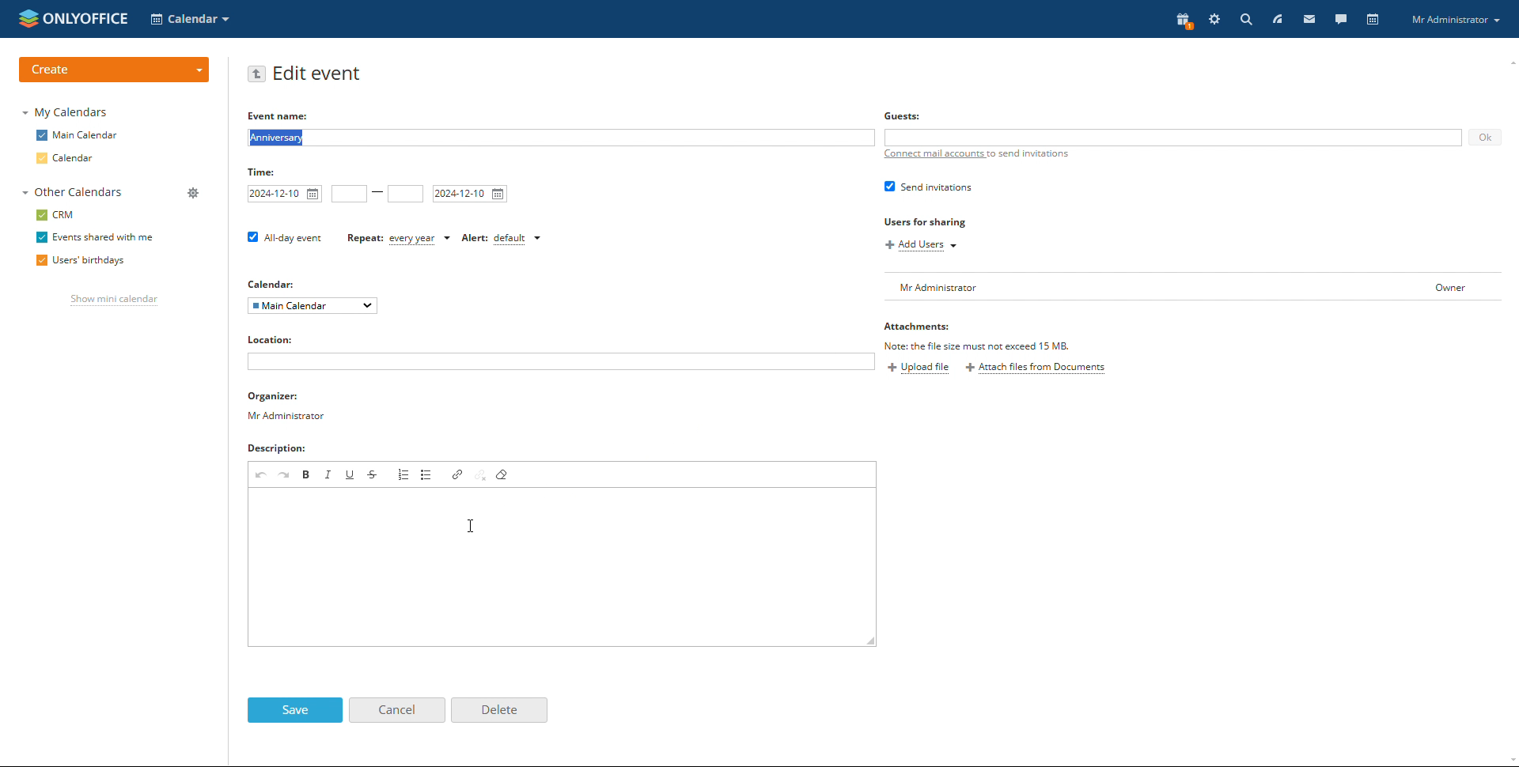 The width and height of the screenshot is (1519, 767). What do you see at coordinates (559, 138) in the screenshot?
I see `add event name` at bounding box center [559, 138].